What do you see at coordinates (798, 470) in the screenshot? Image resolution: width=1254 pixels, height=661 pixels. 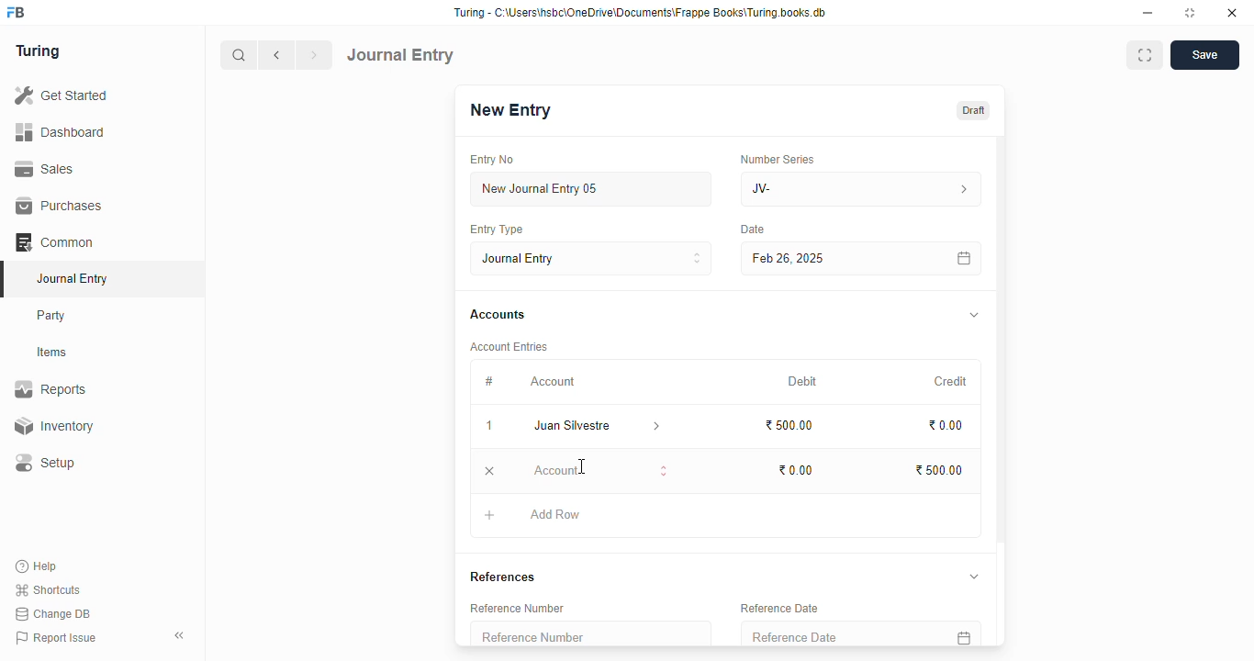 I see `₹0.00` at bounding box center [798, 470].